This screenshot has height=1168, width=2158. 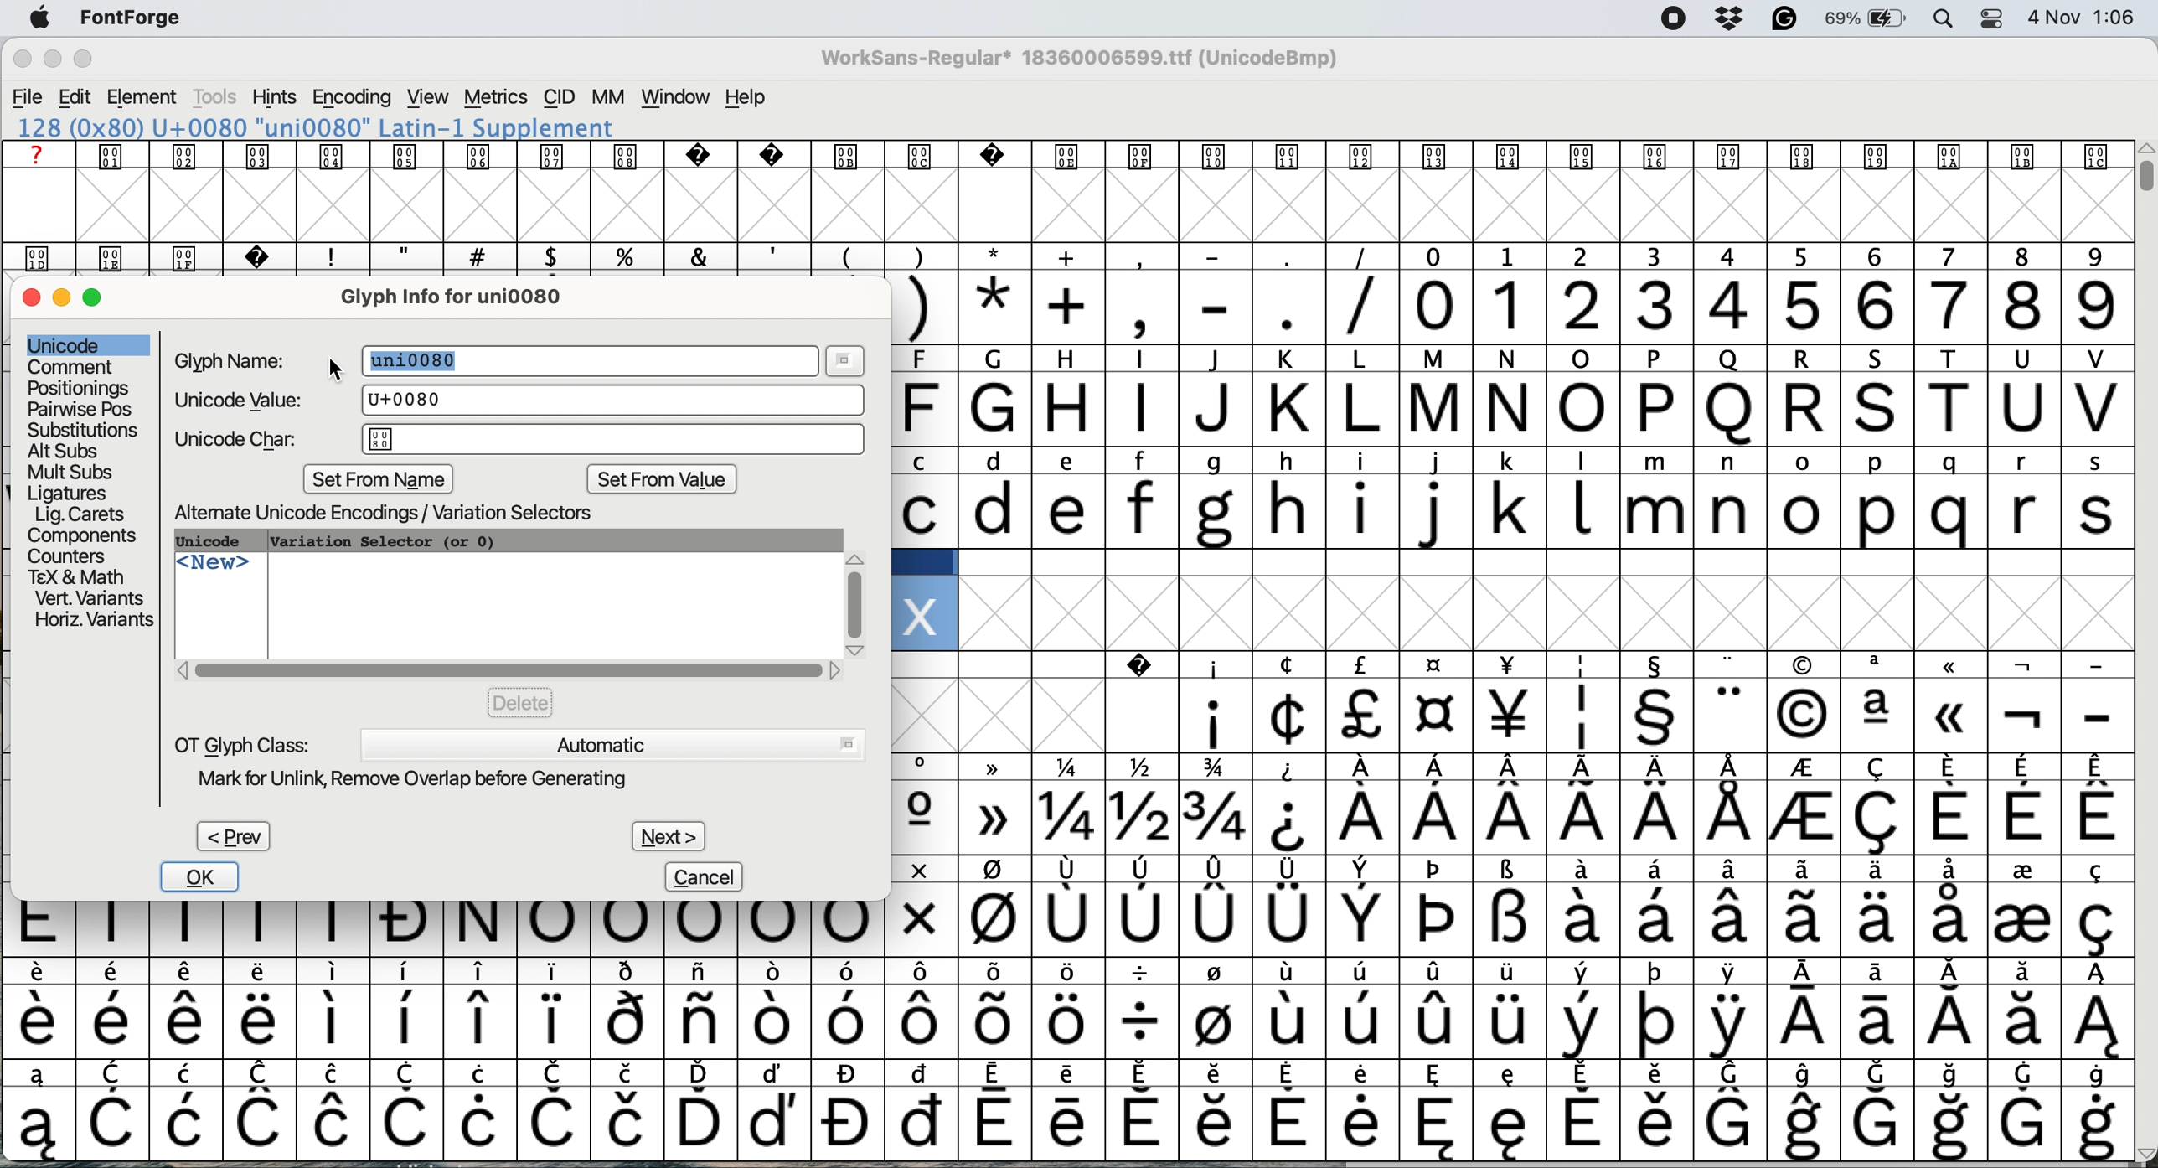 What do you see at coordinates (64, 297) in the screenshot?
I see `minimise` at bounding box center [64, 297].